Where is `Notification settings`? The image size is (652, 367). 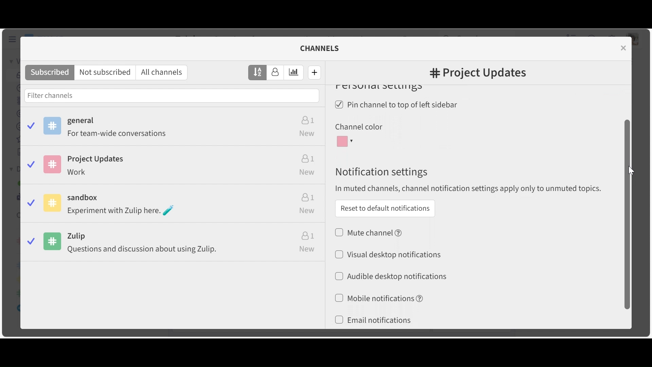
Notification settings is located at coordinates (380, 172).